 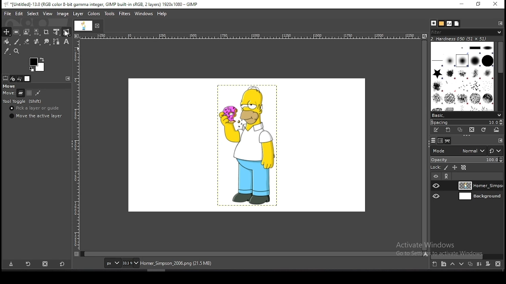 What do you see at coordinates (79, 14) in the screenshot?
I see `layer` at bounding box center [79, 14].